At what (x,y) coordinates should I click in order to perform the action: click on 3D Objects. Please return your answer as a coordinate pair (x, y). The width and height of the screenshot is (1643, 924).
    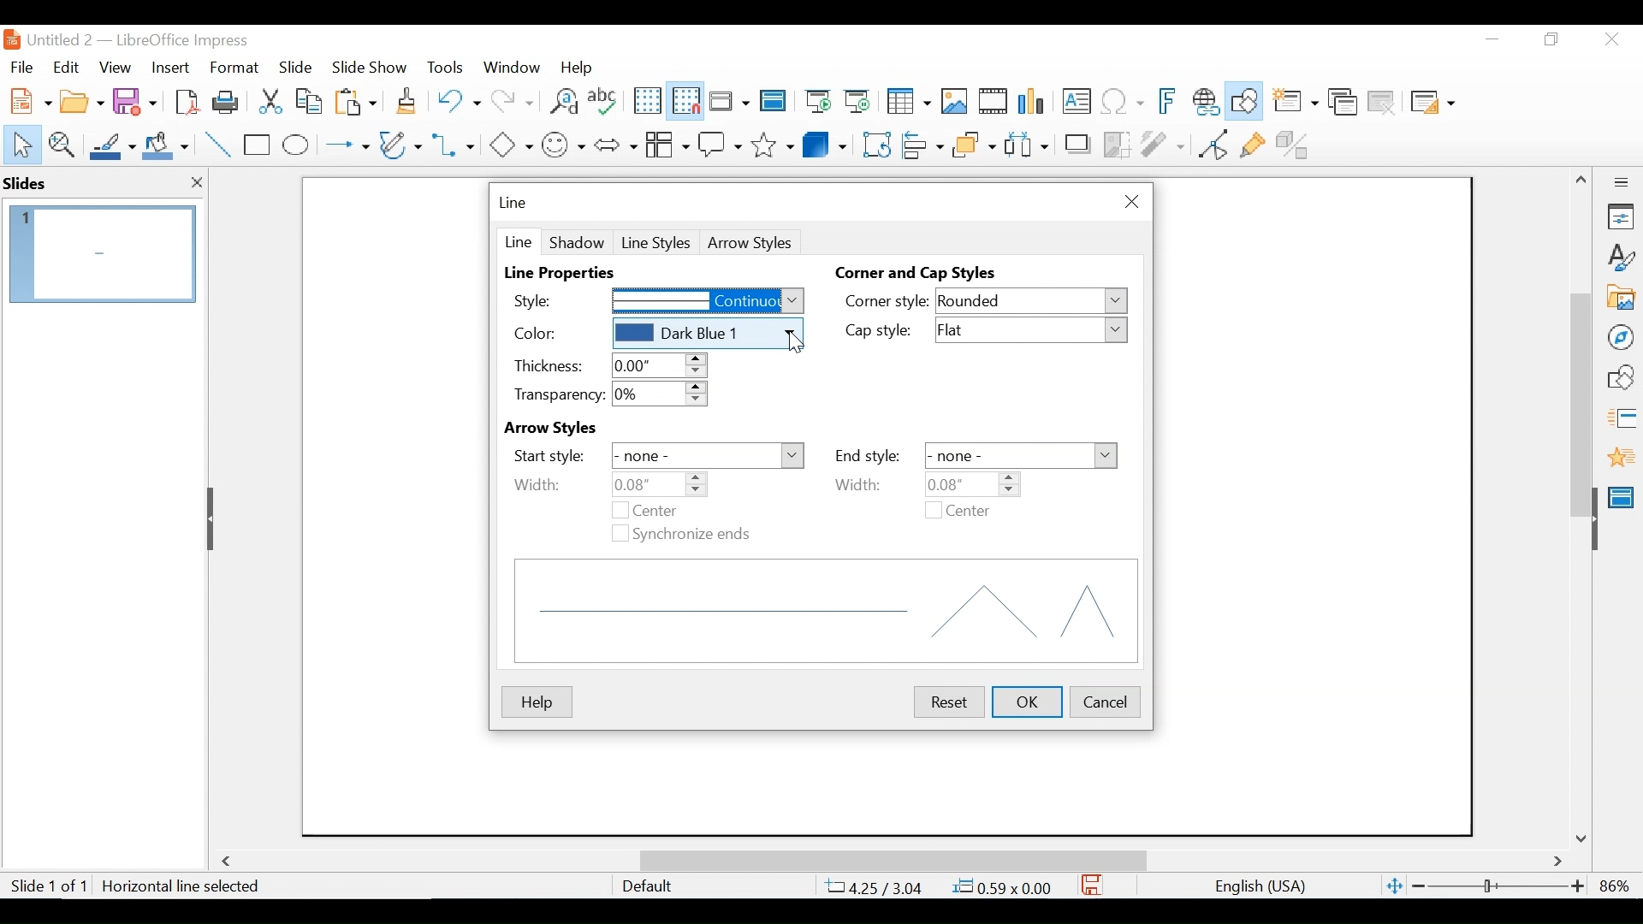
    Looking at the image, I should click on (825, 143).